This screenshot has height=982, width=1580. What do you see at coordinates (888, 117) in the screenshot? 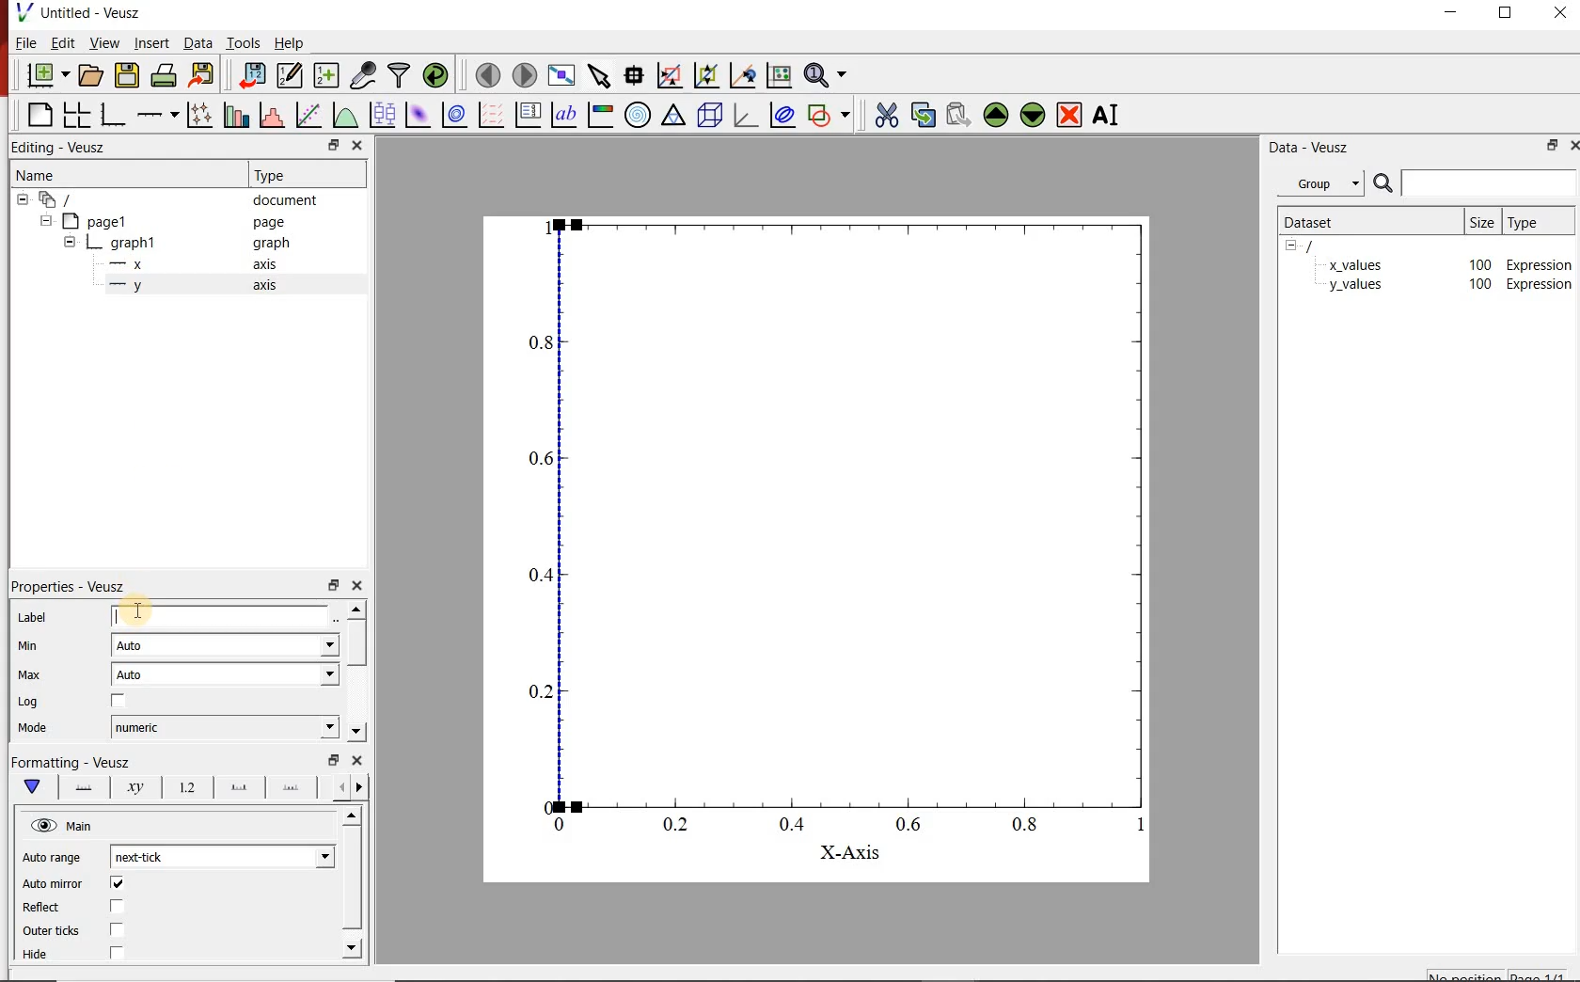
I see `cut the selected widget` at bounding box center [888, 117].